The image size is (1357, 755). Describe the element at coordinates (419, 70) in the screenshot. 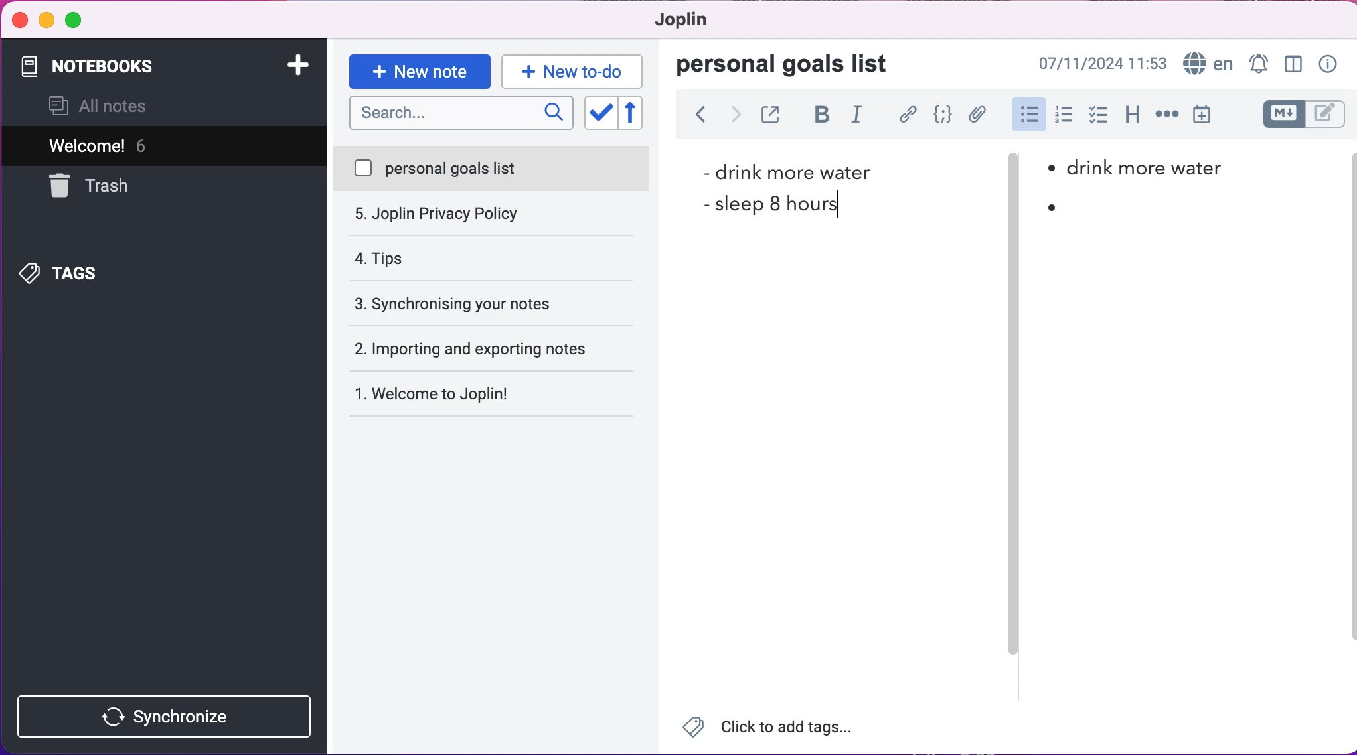

I see `new note` at that location.